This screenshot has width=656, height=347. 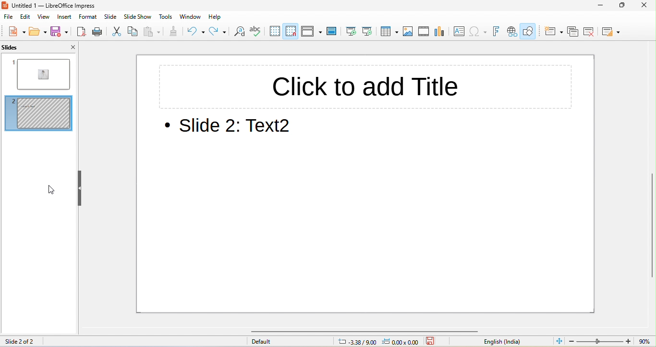 What do you see at coordinates (552, 31) in the screenshot?
I see `new slide` at bounding box center [552, 31].